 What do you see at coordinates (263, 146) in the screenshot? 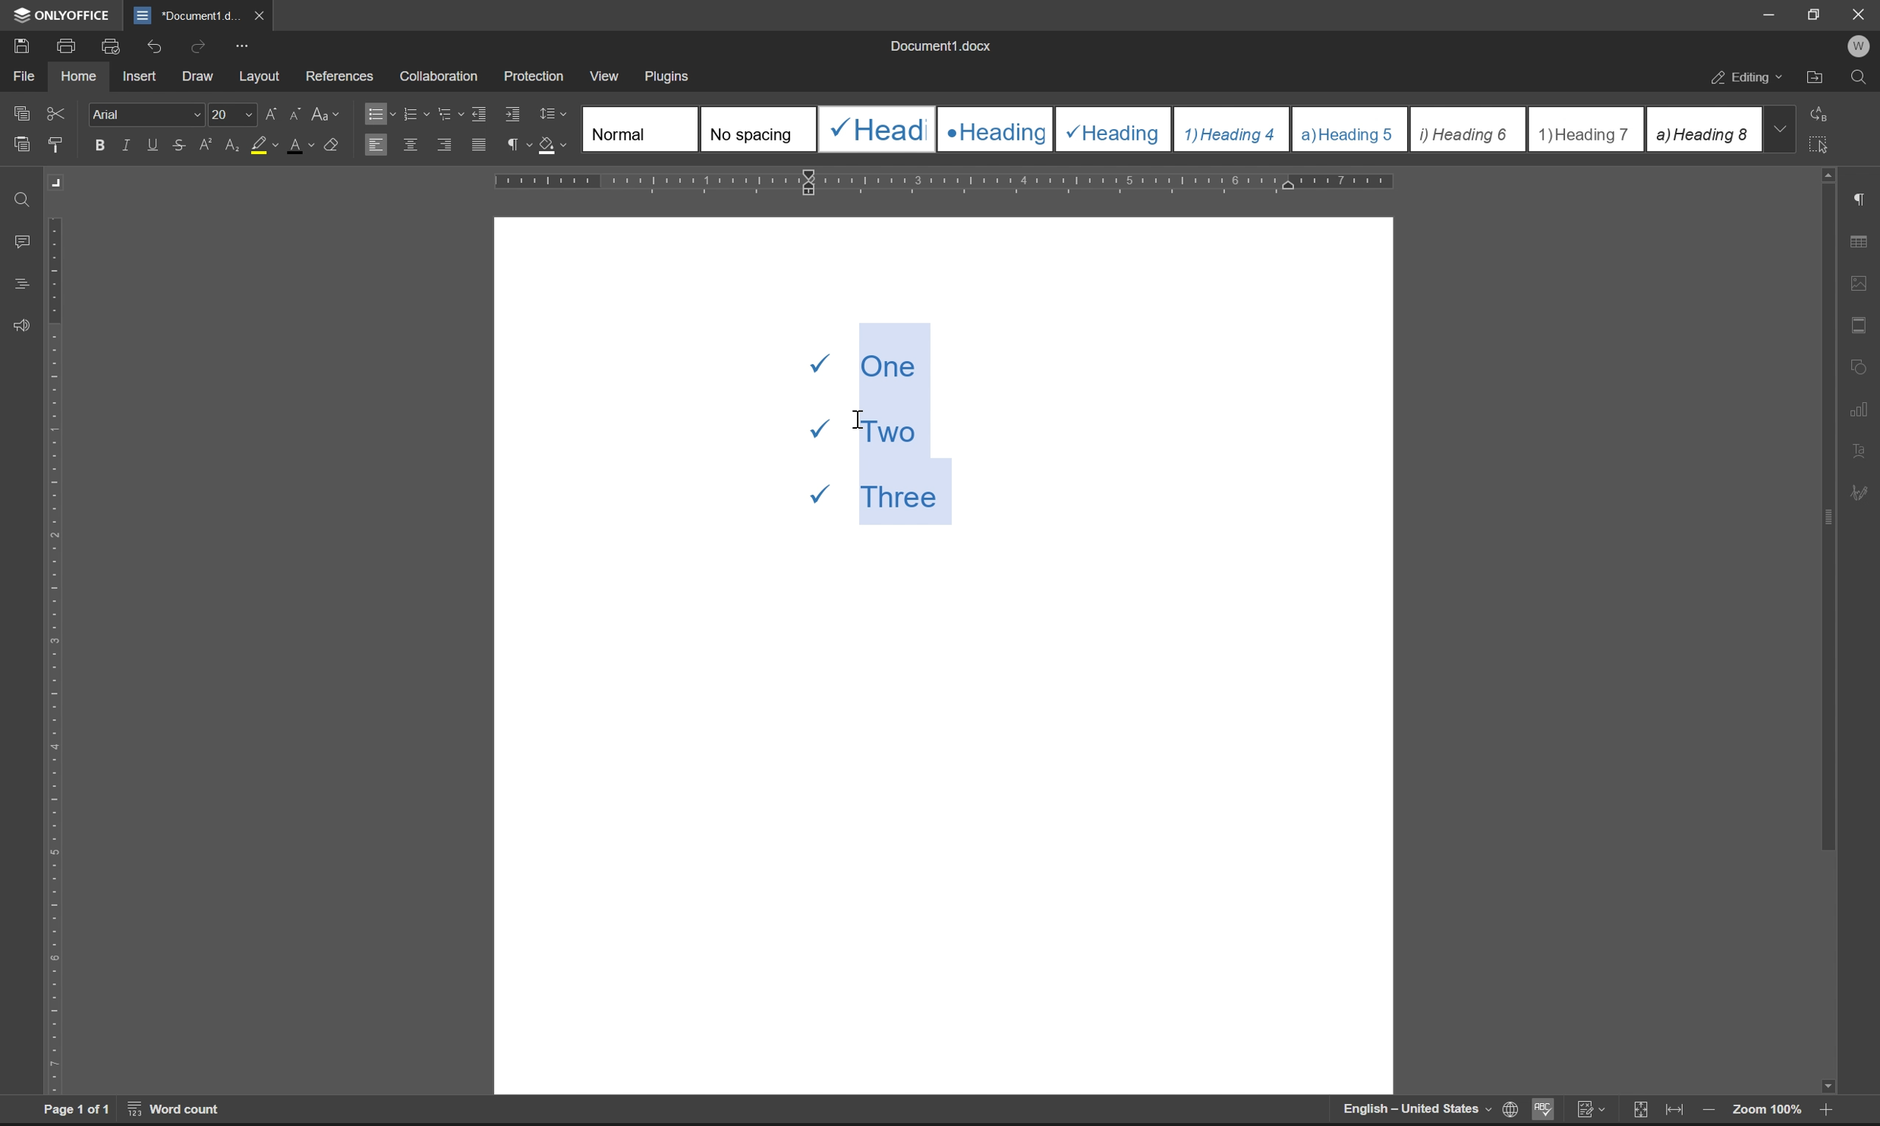
I see `background color` at bounding box center [263, 146].